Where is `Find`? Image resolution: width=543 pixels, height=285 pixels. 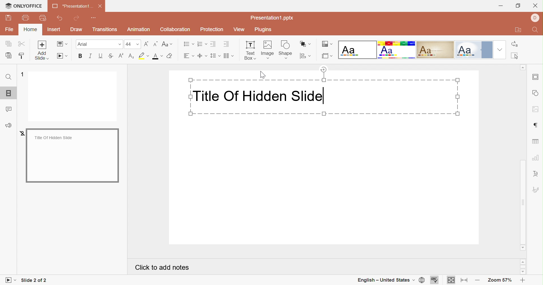
Find is located at coordinates (9, 77).